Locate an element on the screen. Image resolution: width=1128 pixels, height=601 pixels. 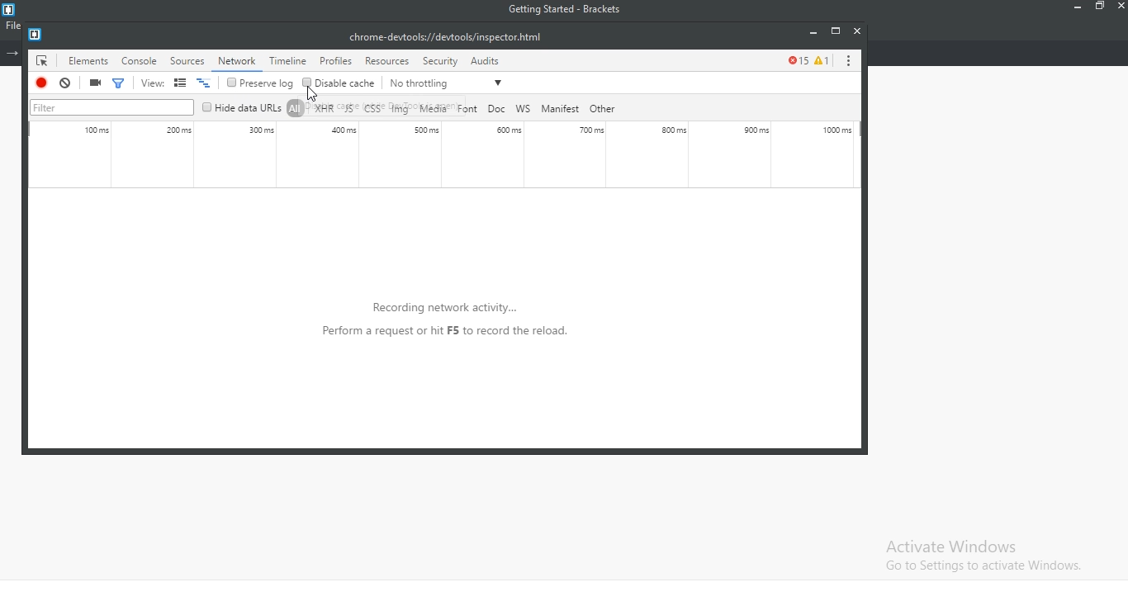
stop is located at coordinates (44, 83).